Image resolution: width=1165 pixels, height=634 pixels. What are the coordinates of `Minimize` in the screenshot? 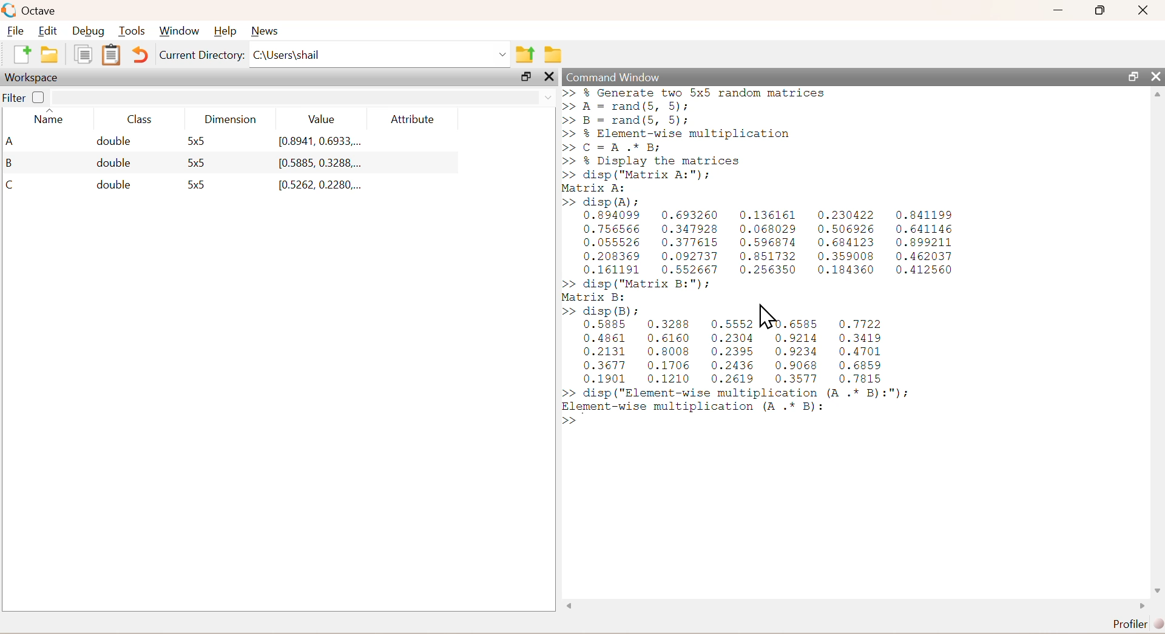 It's located at (1058, 10).